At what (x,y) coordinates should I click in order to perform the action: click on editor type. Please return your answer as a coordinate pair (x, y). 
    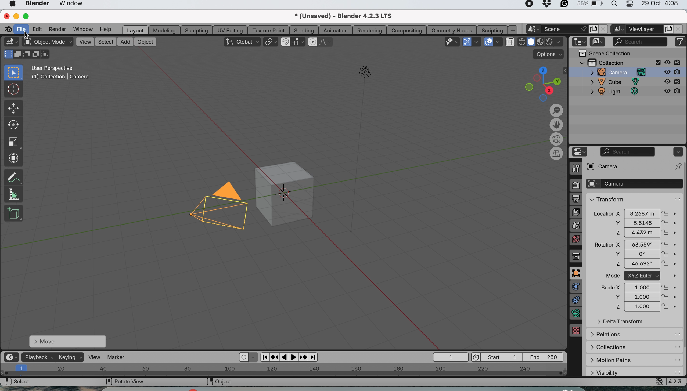
    Looking at the image, I should click on (11, 42).